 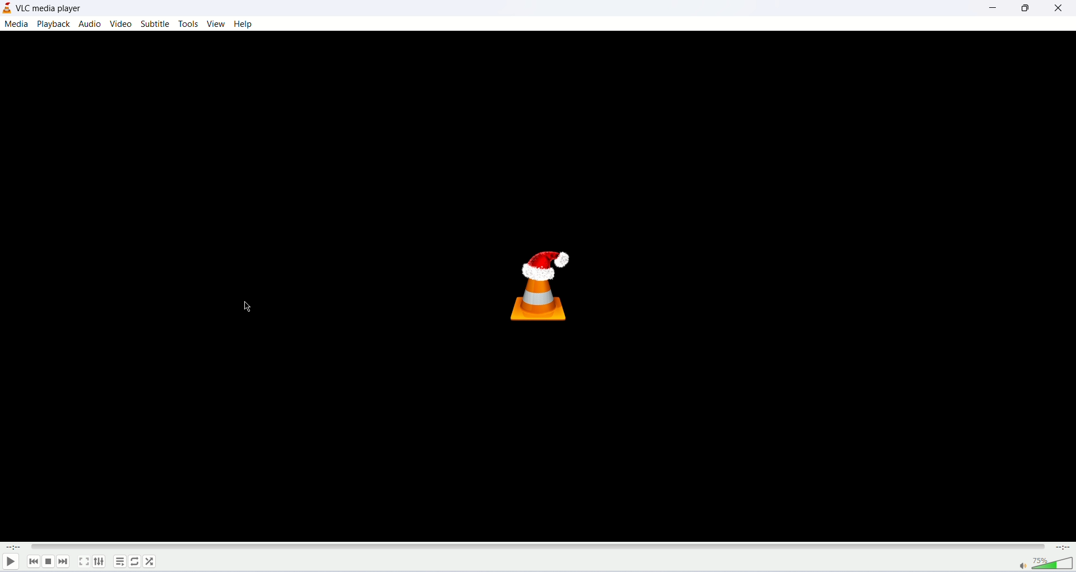 I want to click on previous, so click(x=33, y=561).